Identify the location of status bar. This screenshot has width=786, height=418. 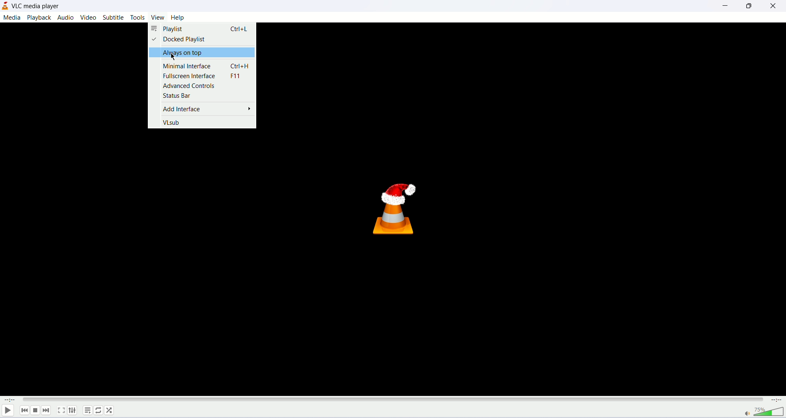
(176, 96).